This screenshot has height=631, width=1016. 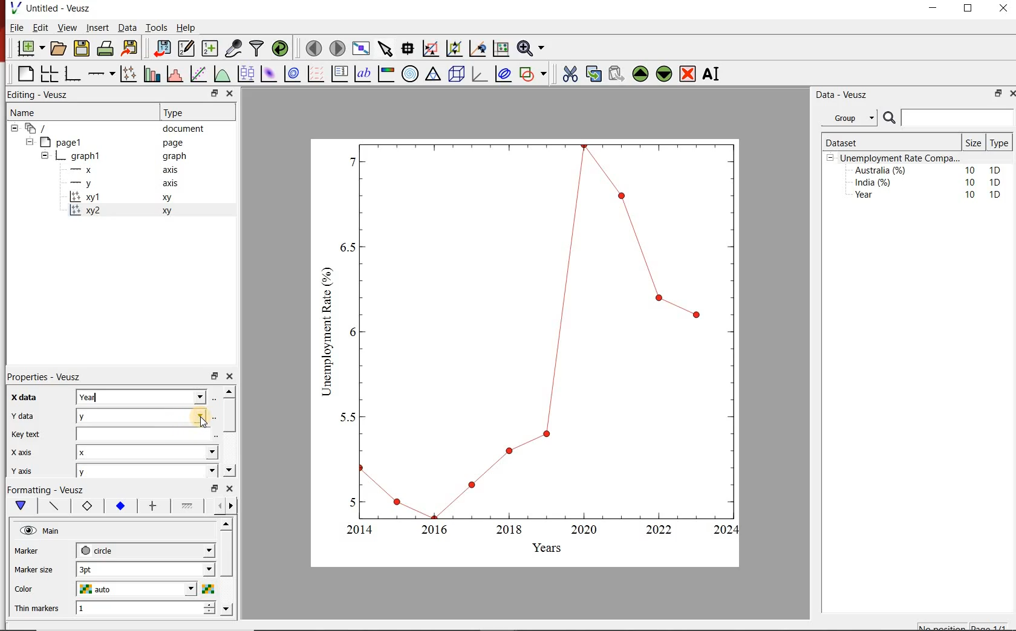 What do you see at coordinates (339, 74) in the screenshot?
I see `plot key` at bounding box center [339, 74].